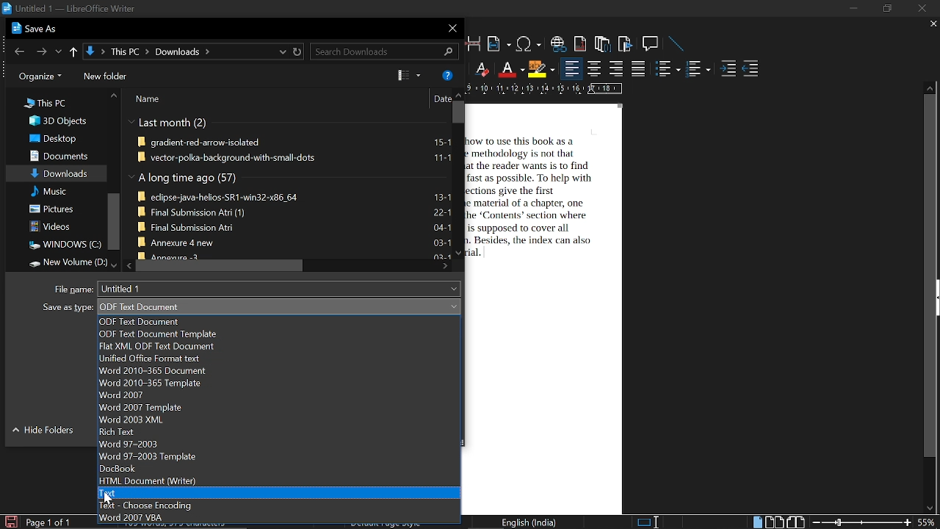 The height and width of the screenshot is (529, 940). I want to click on eraser, so click(480, 68).